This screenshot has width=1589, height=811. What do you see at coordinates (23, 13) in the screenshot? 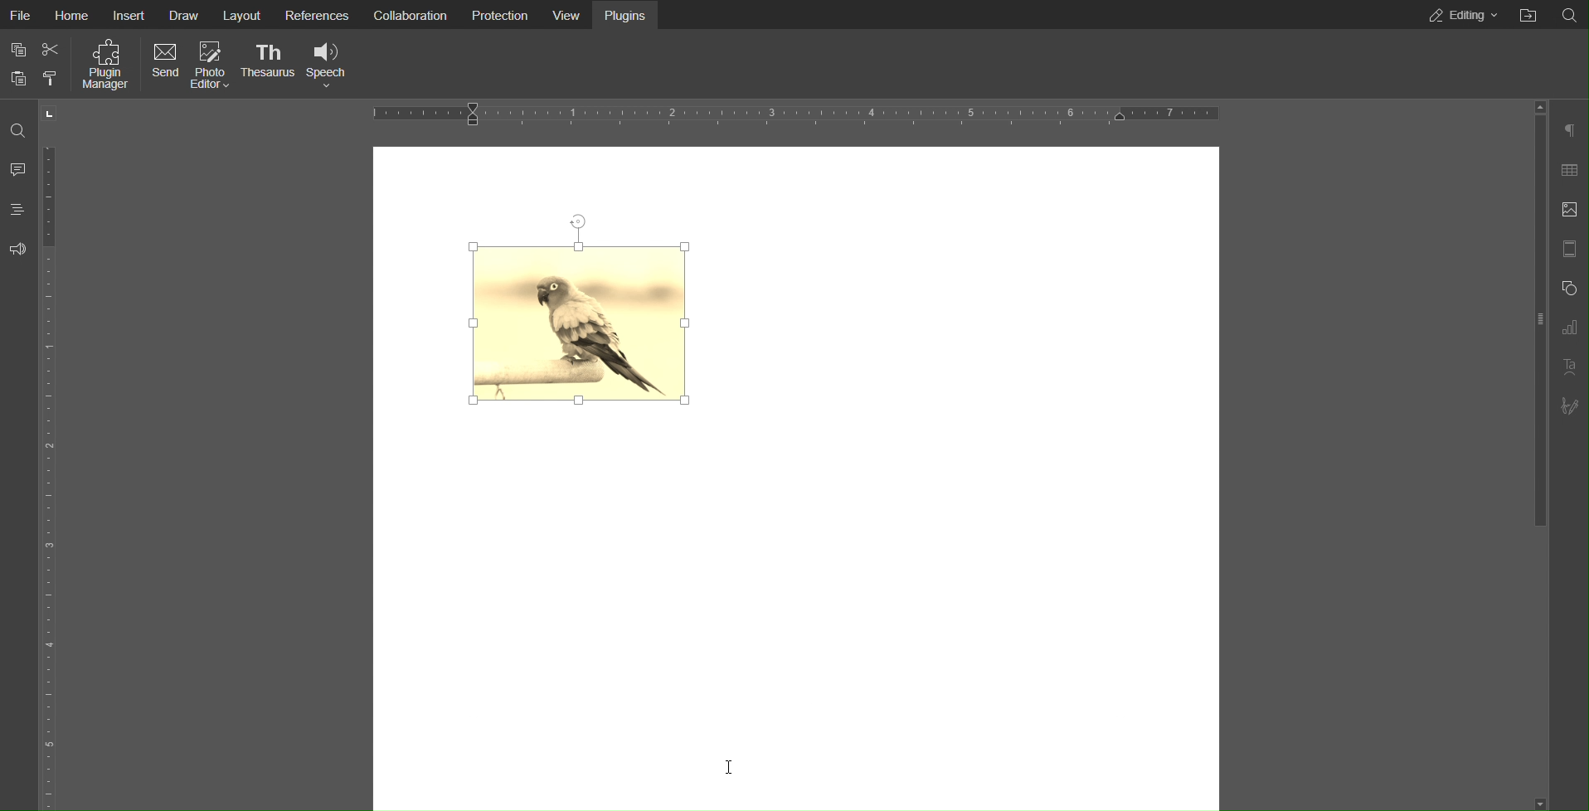
I see `File` at bounding box center [23, 13].